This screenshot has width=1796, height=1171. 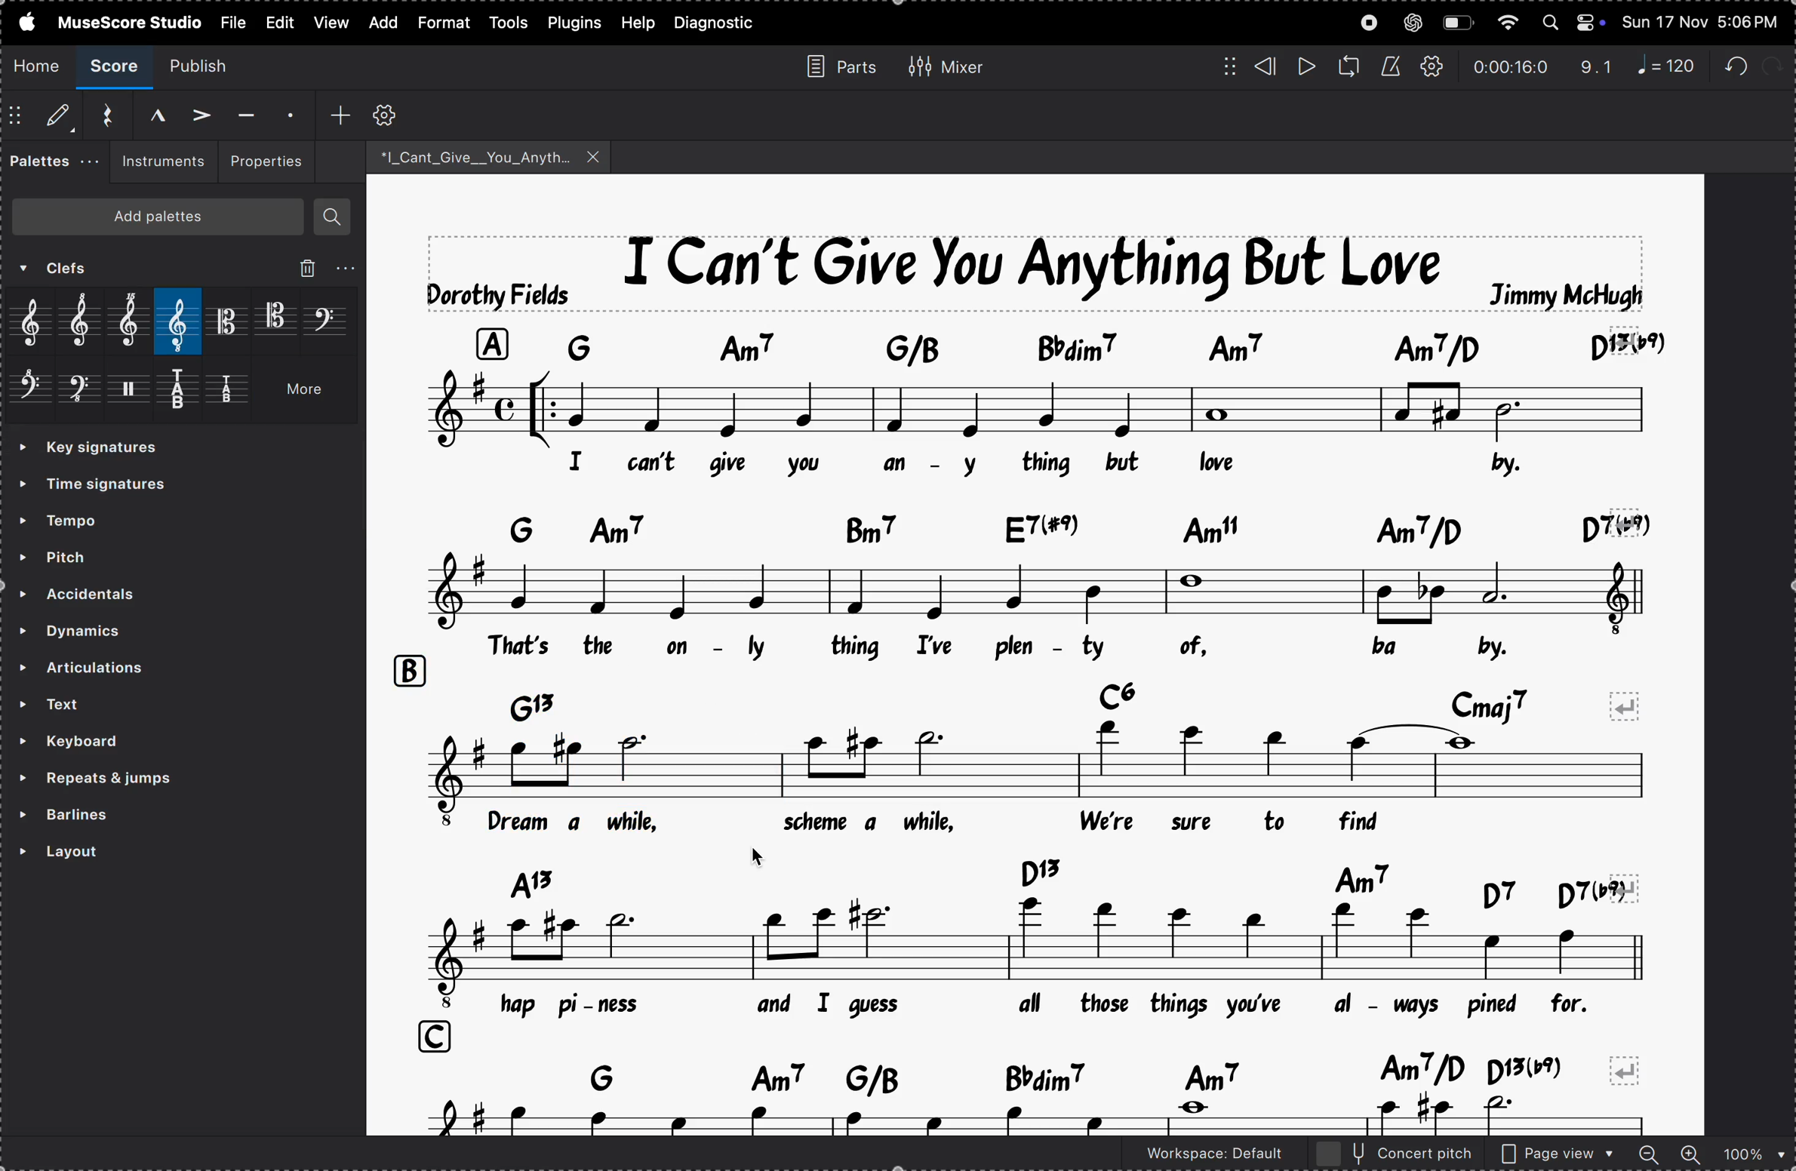 I want to click on lyrics, so click(x=1063, y=1007).